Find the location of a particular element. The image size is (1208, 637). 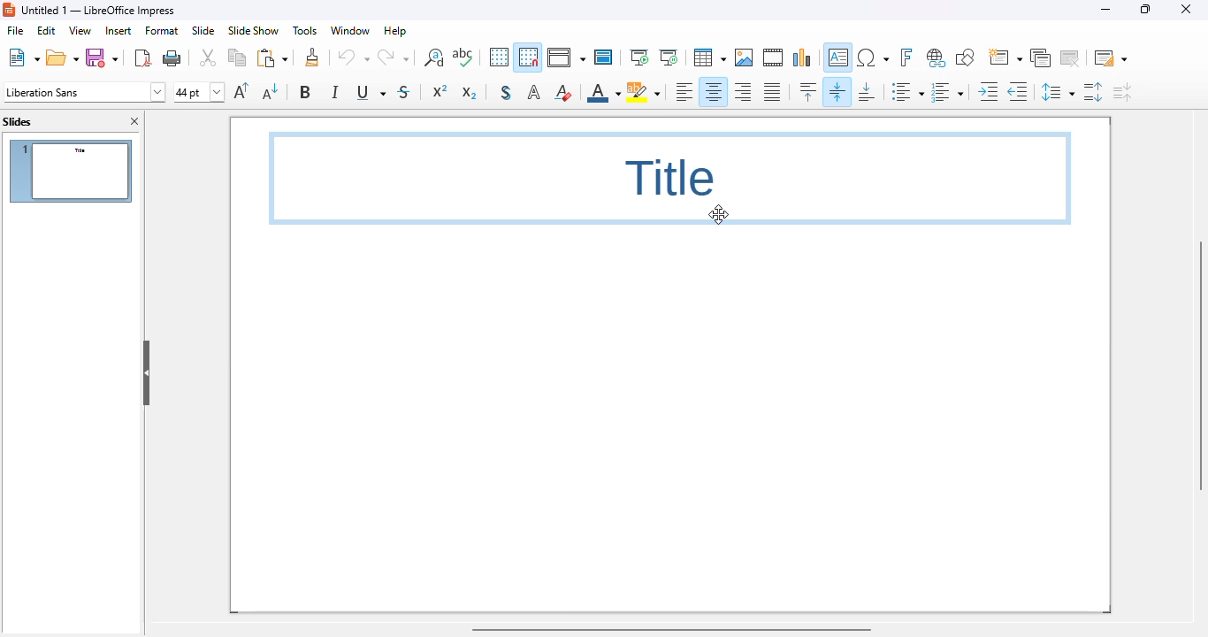

minimize is located at coordinates (1105, 10).